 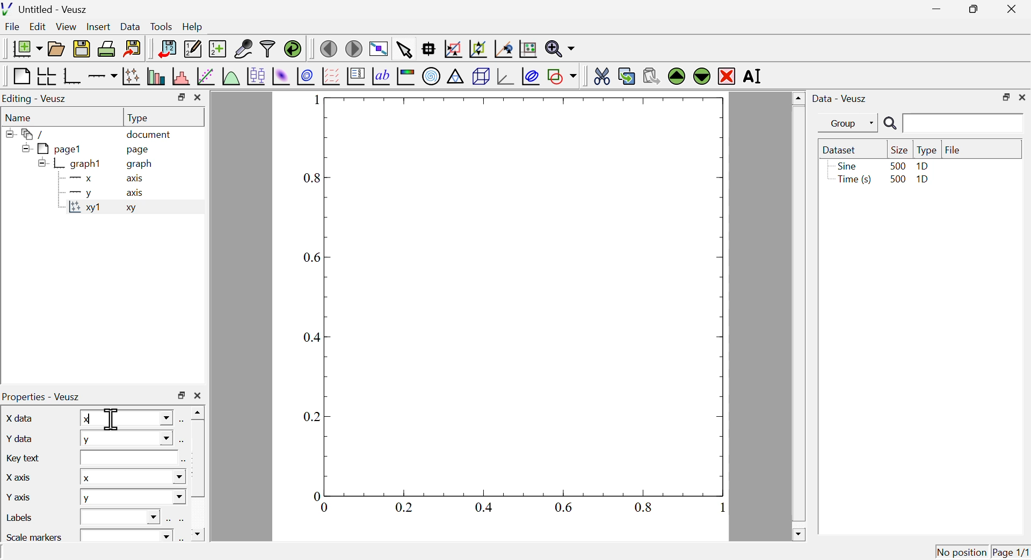 What do you see at coordinates (67, 26) in the screenshot?
I see `view` at bounding box center [67, 26].